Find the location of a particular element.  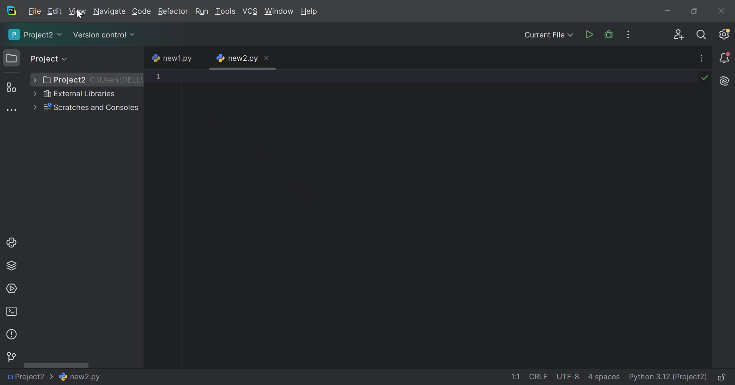

Search Everywhere is located at coordinates (702, 34).